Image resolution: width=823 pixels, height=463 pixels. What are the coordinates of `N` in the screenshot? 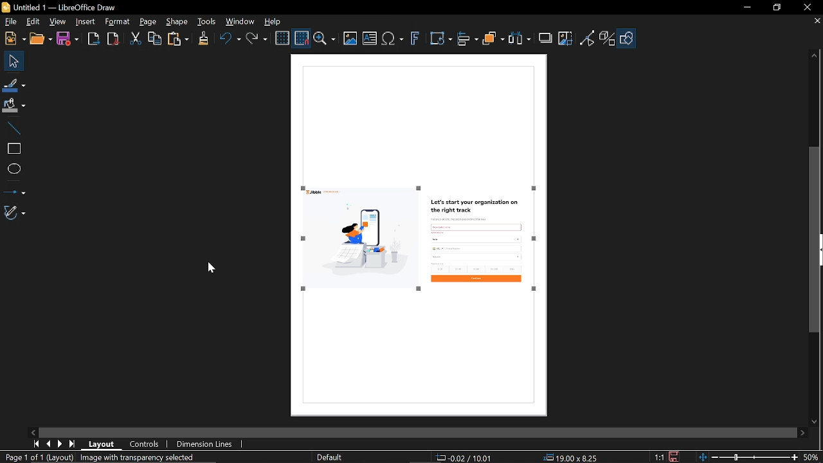 It's located at (14, 39).